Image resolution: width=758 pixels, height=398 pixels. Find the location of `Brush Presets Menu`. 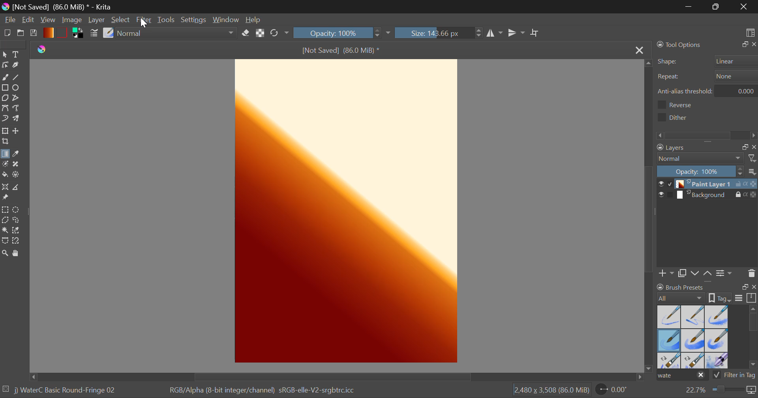

Brush Presets Menu is located at coordinates (692, 336).